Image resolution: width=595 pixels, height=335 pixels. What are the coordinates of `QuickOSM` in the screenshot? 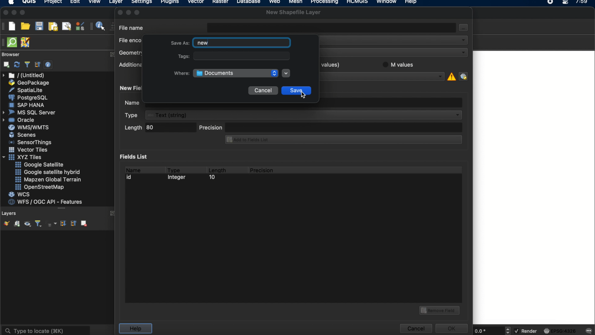 It's located at (13, 42).